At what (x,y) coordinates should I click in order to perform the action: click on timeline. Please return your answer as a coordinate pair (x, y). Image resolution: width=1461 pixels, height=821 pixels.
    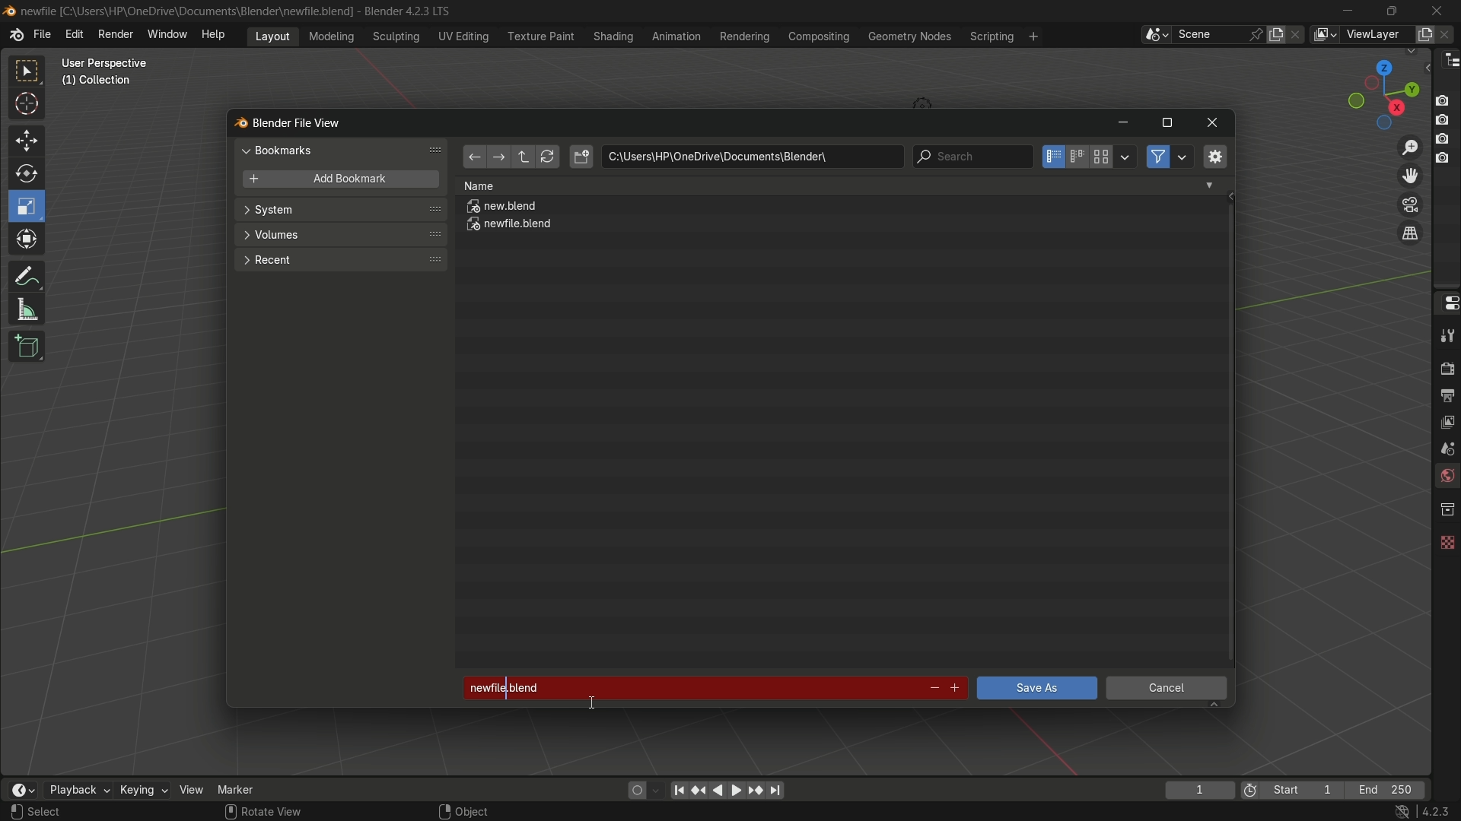
    Looking at the image, I should click on (22, 790).